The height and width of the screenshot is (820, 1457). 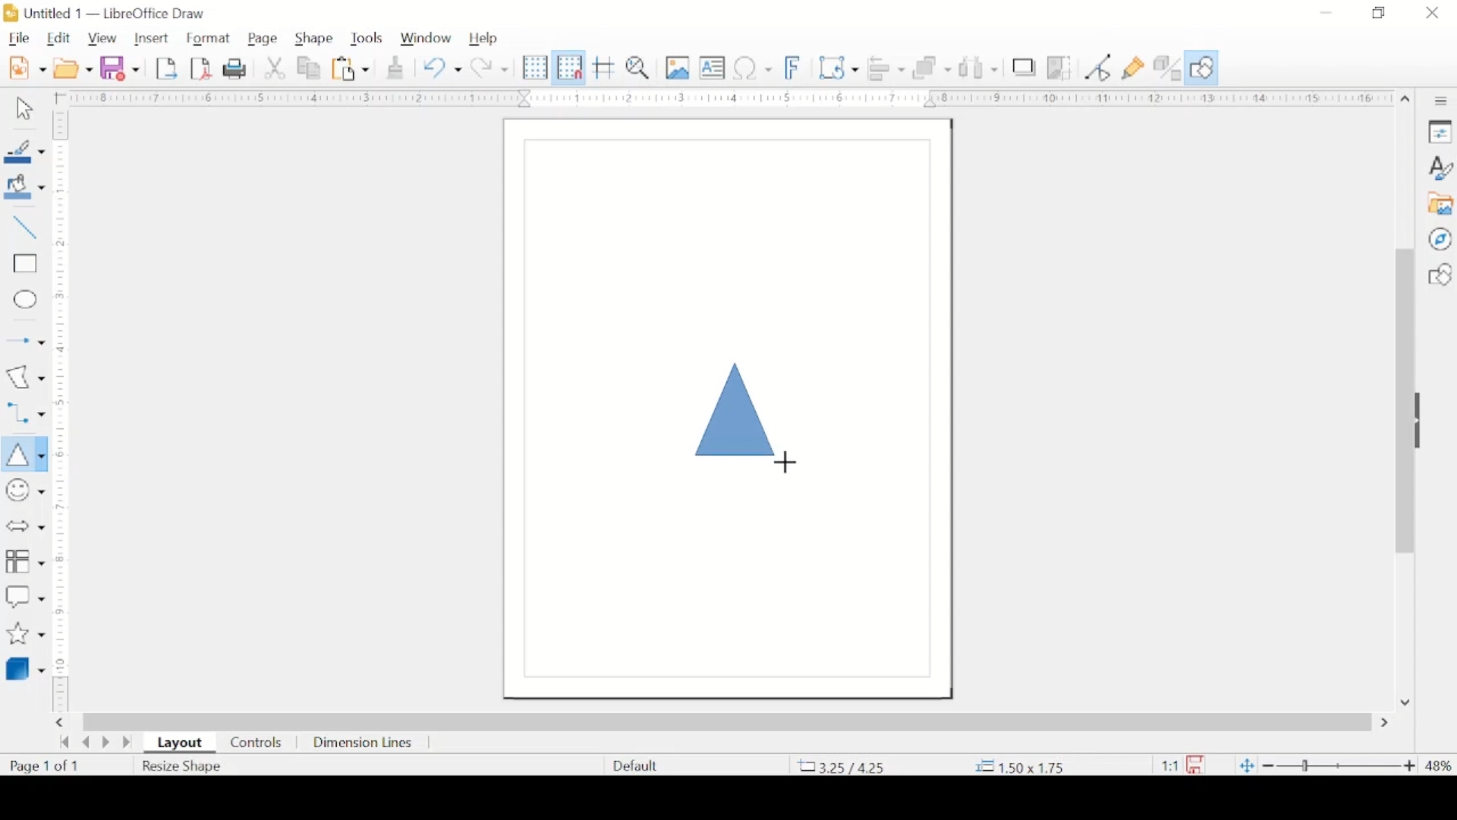 What do you see at coordinates (1097, 68) in the screenshot?
I see `toggle point edit mode` at bounding box center [1097, 68].